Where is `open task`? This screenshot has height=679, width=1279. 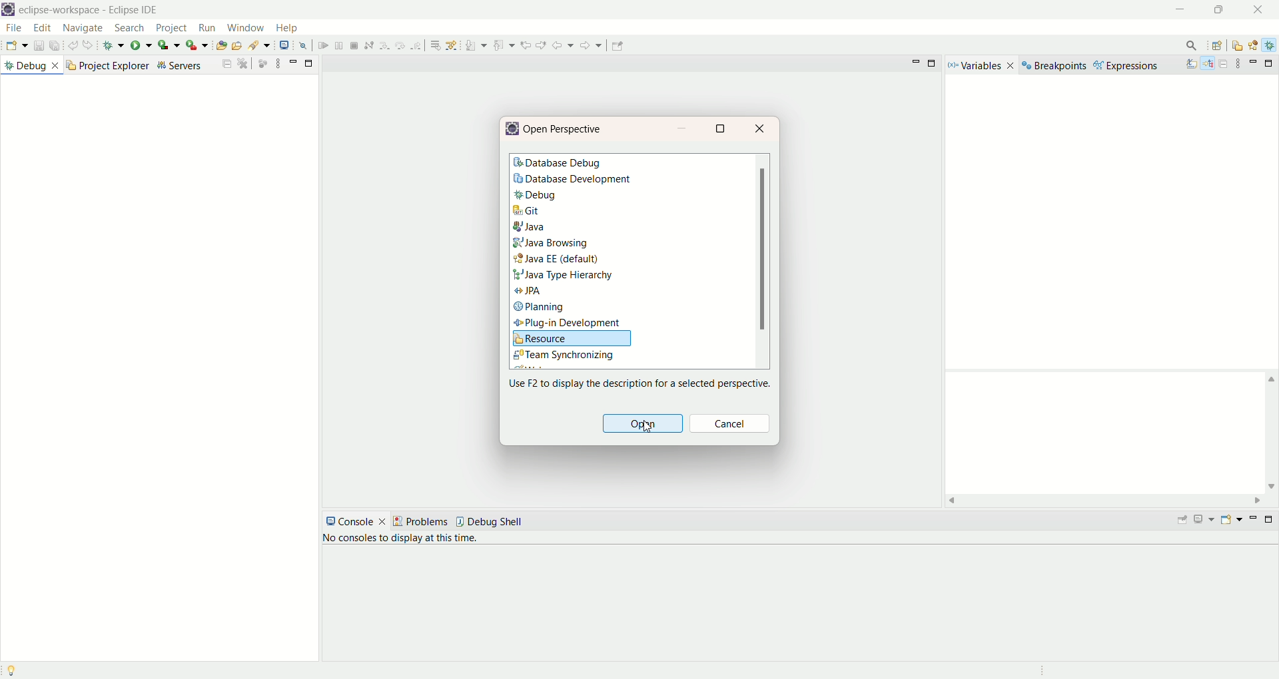
open task is located at coordinates (296, 45).